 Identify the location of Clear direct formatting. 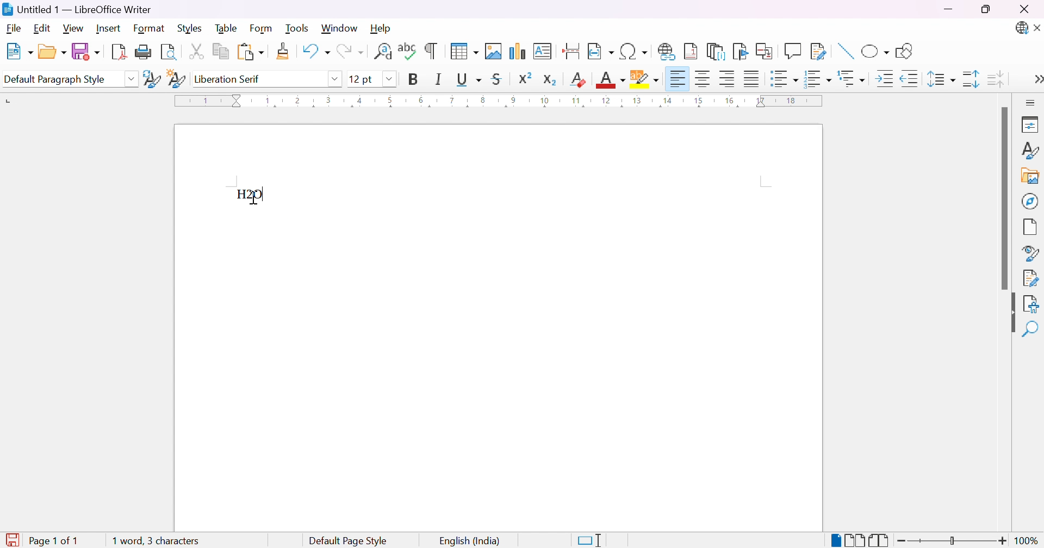
(580, 79).